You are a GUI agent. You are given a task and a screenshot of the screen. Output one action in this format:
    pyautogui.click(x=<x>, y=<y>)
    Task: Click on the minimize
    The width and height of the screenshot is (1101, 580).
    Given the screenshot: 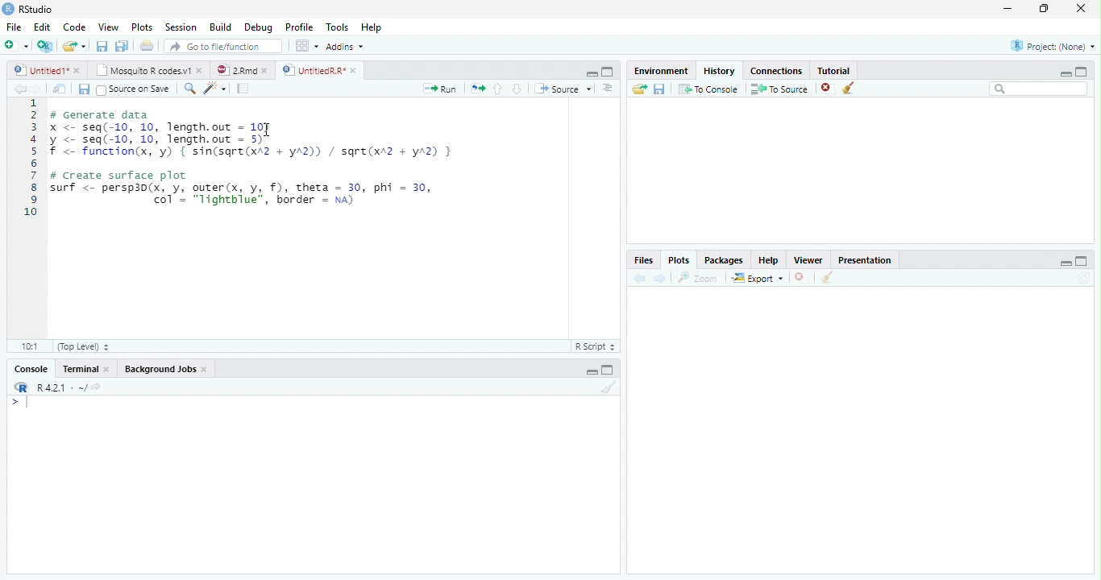 What is the action you would take?
    pyautogui.click(x=1066, y=263)
    